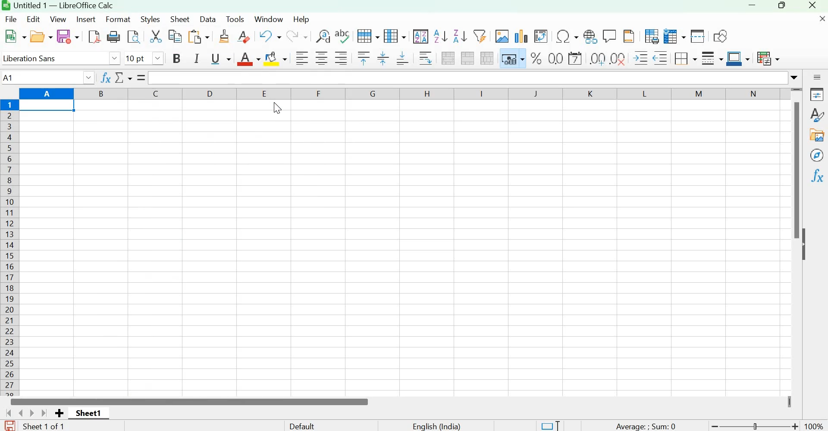 This screenshot has width=828, height=431. What do you see at coordinates (208, 19) in the screenshot?
I see `Data` at bounding box center [208, 19].